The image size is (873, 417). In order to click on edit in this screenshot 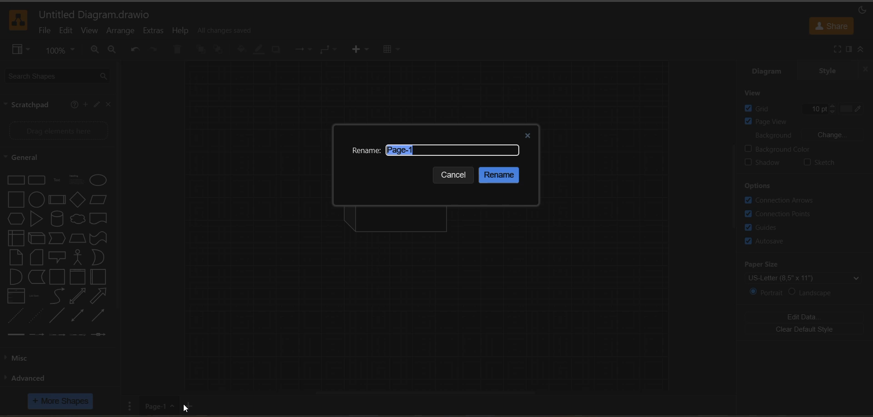, I will do `click(68, 32)`.